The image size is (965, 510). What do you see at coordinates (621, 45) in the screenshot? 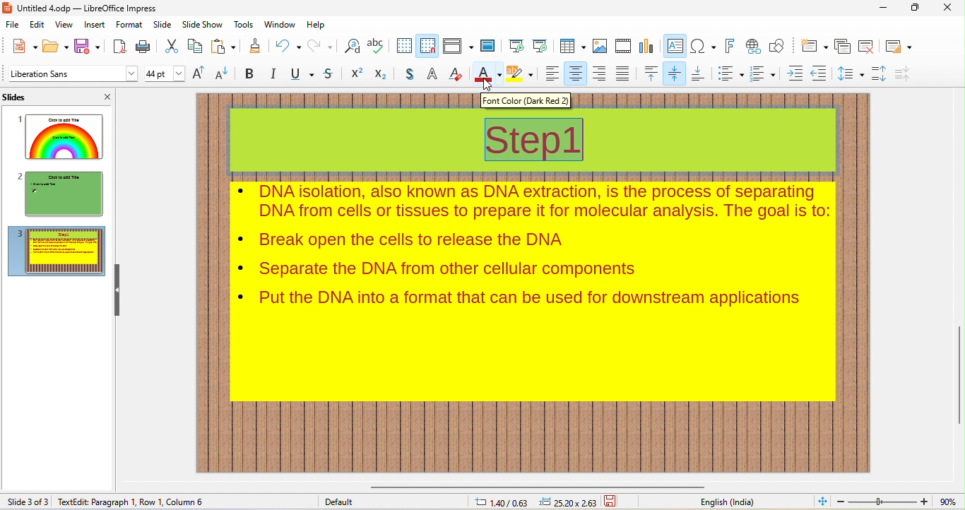
I see `media` at bounding box center [621, 45].